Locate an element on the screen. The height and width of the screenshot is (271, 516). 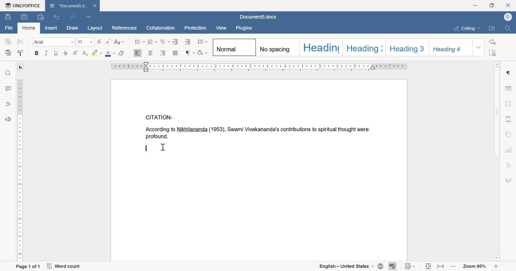
superscript is located at coordinates (76, 52).